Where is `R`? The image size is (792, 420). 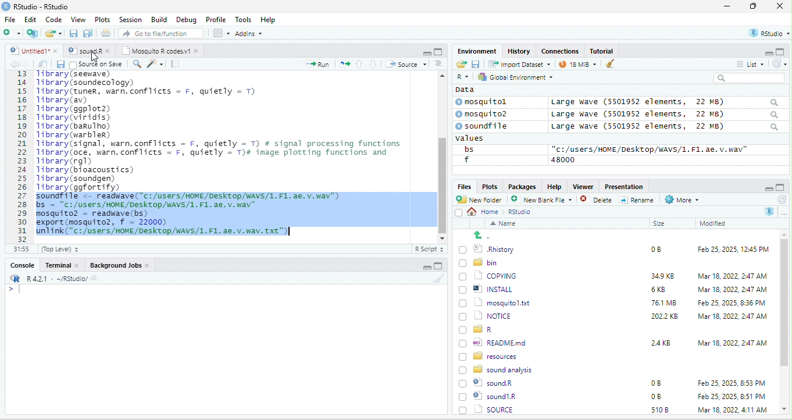 R is located at coordinates (770, 211).